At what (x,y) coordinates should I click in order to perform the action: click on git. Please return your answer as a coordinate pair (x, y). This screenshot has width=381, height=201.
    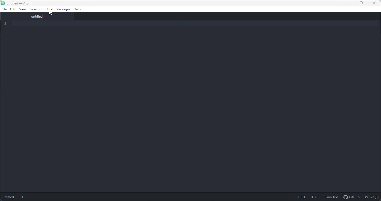
    Looking at the image, I should click on (372, 197).